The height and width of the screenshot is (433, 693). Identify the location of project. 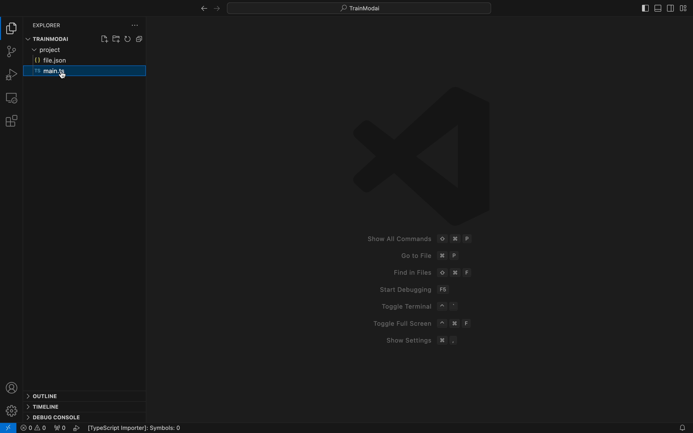
(87, 51).